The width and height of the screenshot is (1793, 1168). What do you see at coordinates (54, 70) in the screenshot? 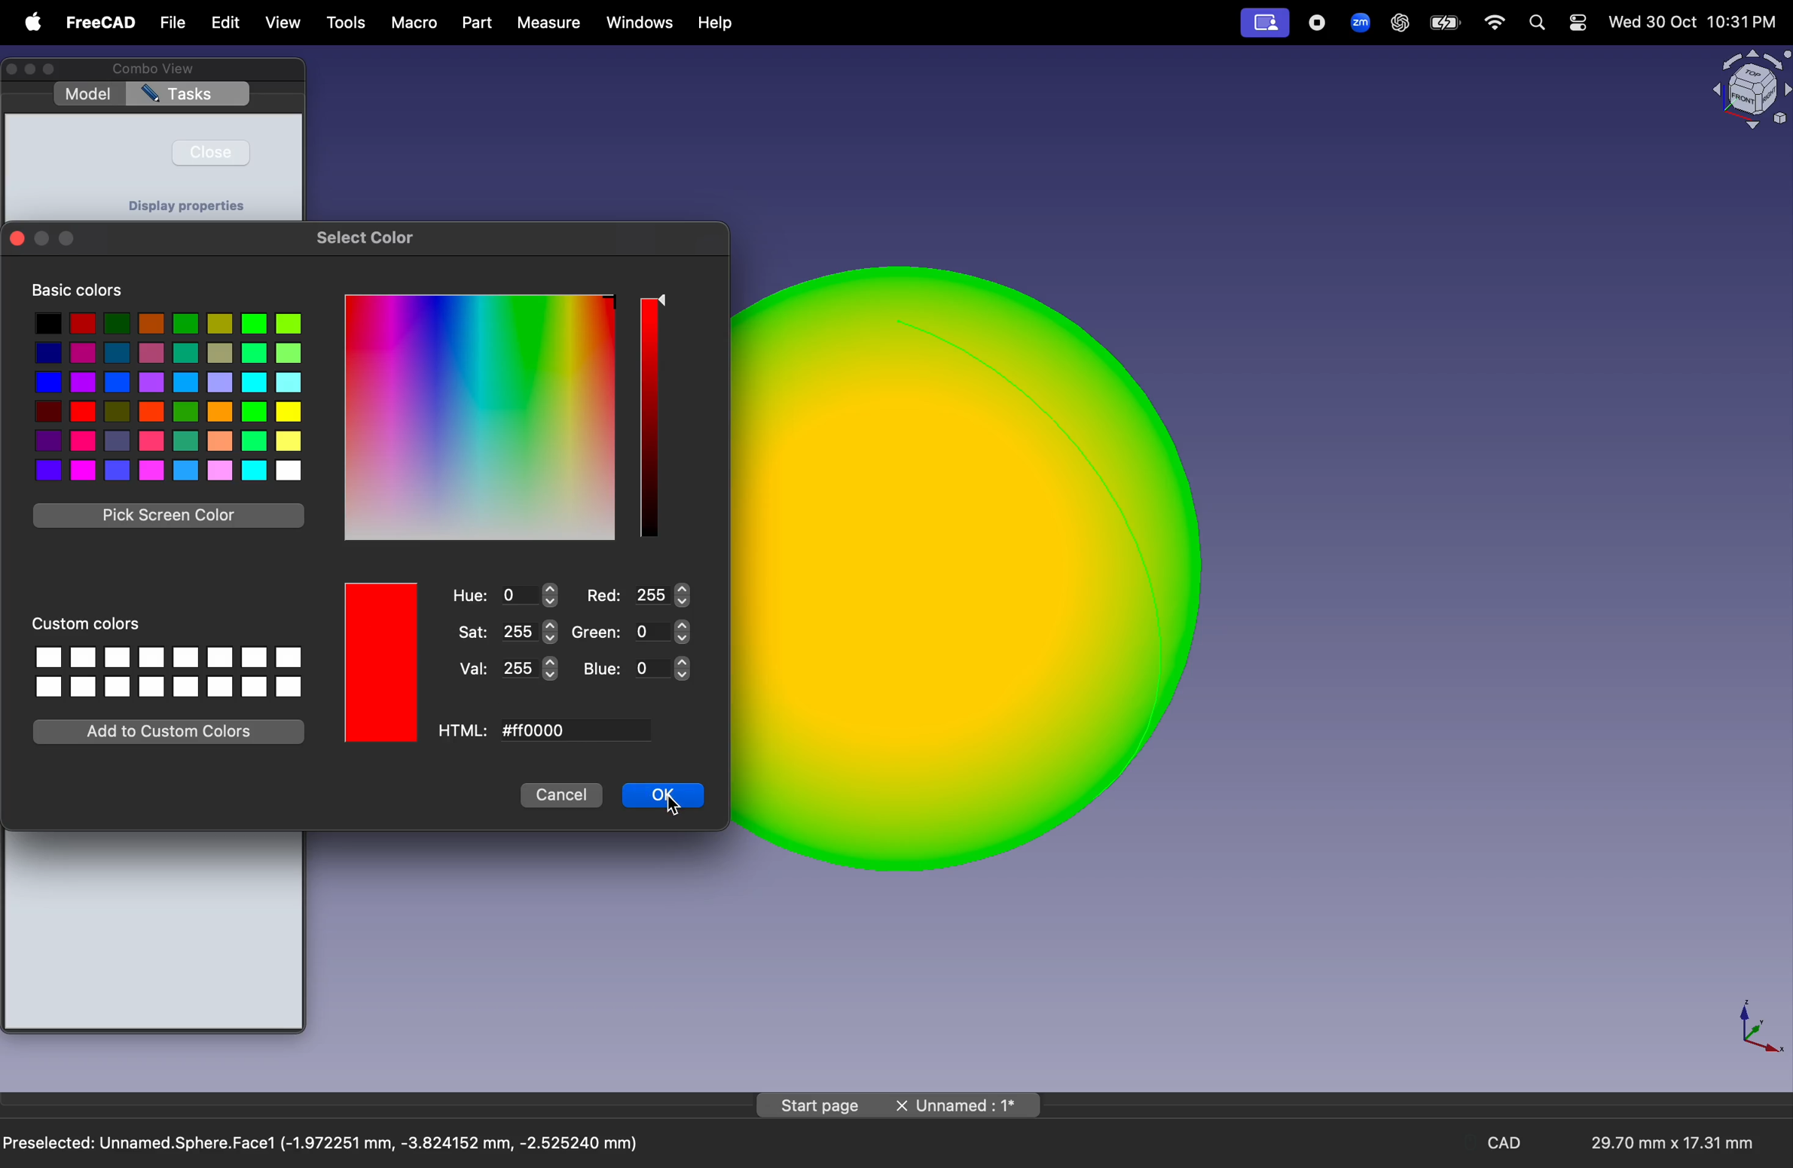
I see `Enter full screen` at bounding box center [54, 70].